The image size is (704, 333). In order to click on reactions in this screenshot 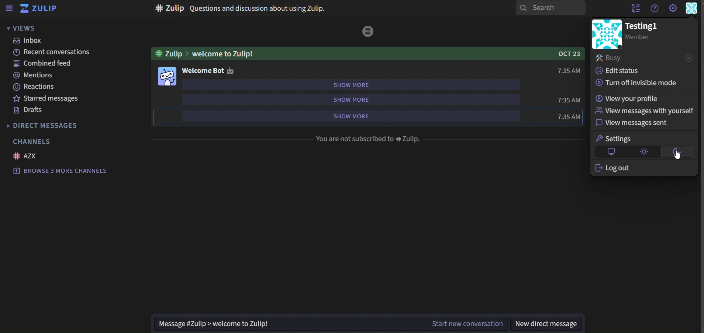, I will do `click(35, 86)`.